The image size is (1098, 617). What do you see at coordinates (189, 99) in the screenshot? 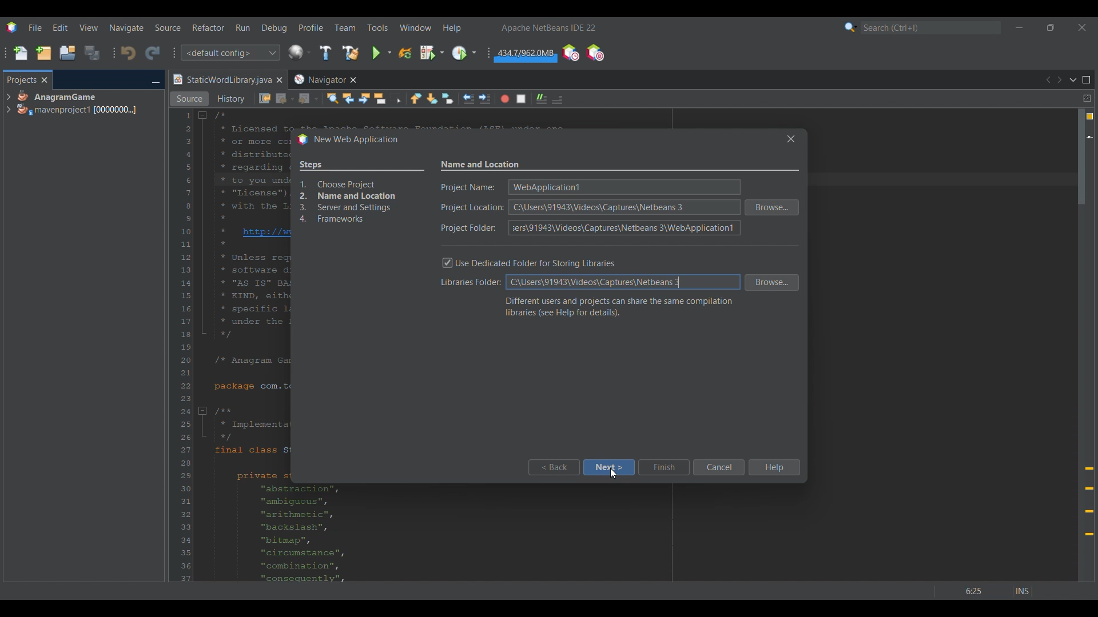
I see `Source view` at bounding box center [189, 99].